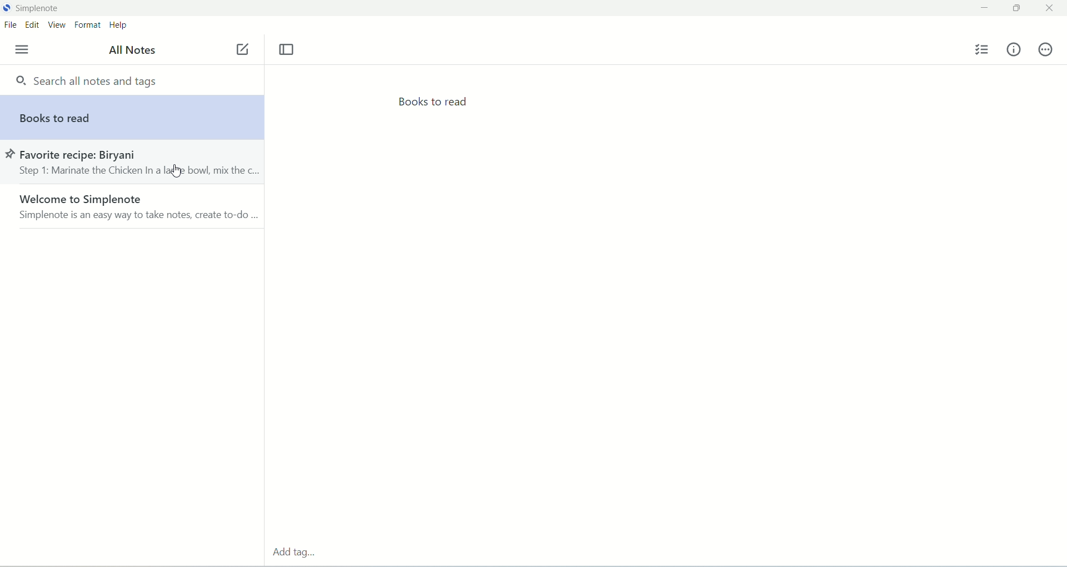  I want to click on menu, so click(19, 49).